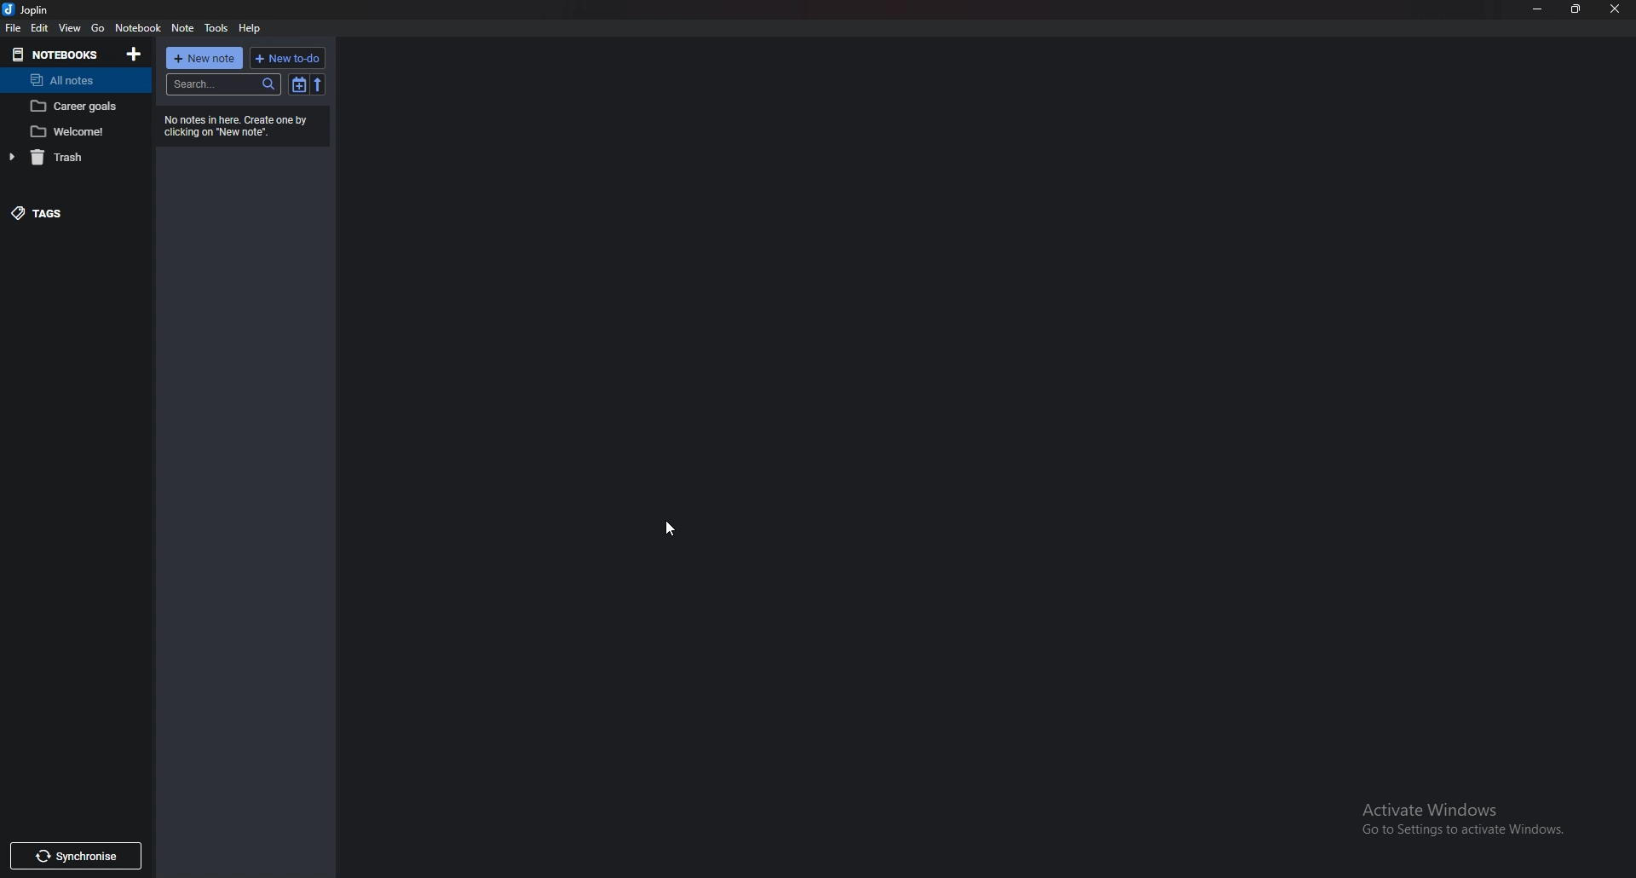  I want to click on search, so click(223, 84).